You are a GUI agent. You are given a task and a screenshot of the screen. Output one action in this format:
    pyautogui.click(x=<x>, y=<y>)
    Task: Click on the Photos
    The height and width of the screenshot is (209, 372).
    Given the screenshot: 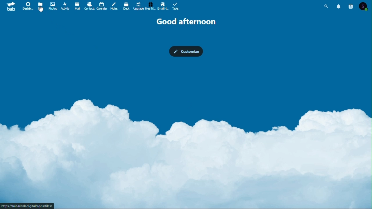 What is the action you would take?
    pyautogui.click(x=53, y=6)
    